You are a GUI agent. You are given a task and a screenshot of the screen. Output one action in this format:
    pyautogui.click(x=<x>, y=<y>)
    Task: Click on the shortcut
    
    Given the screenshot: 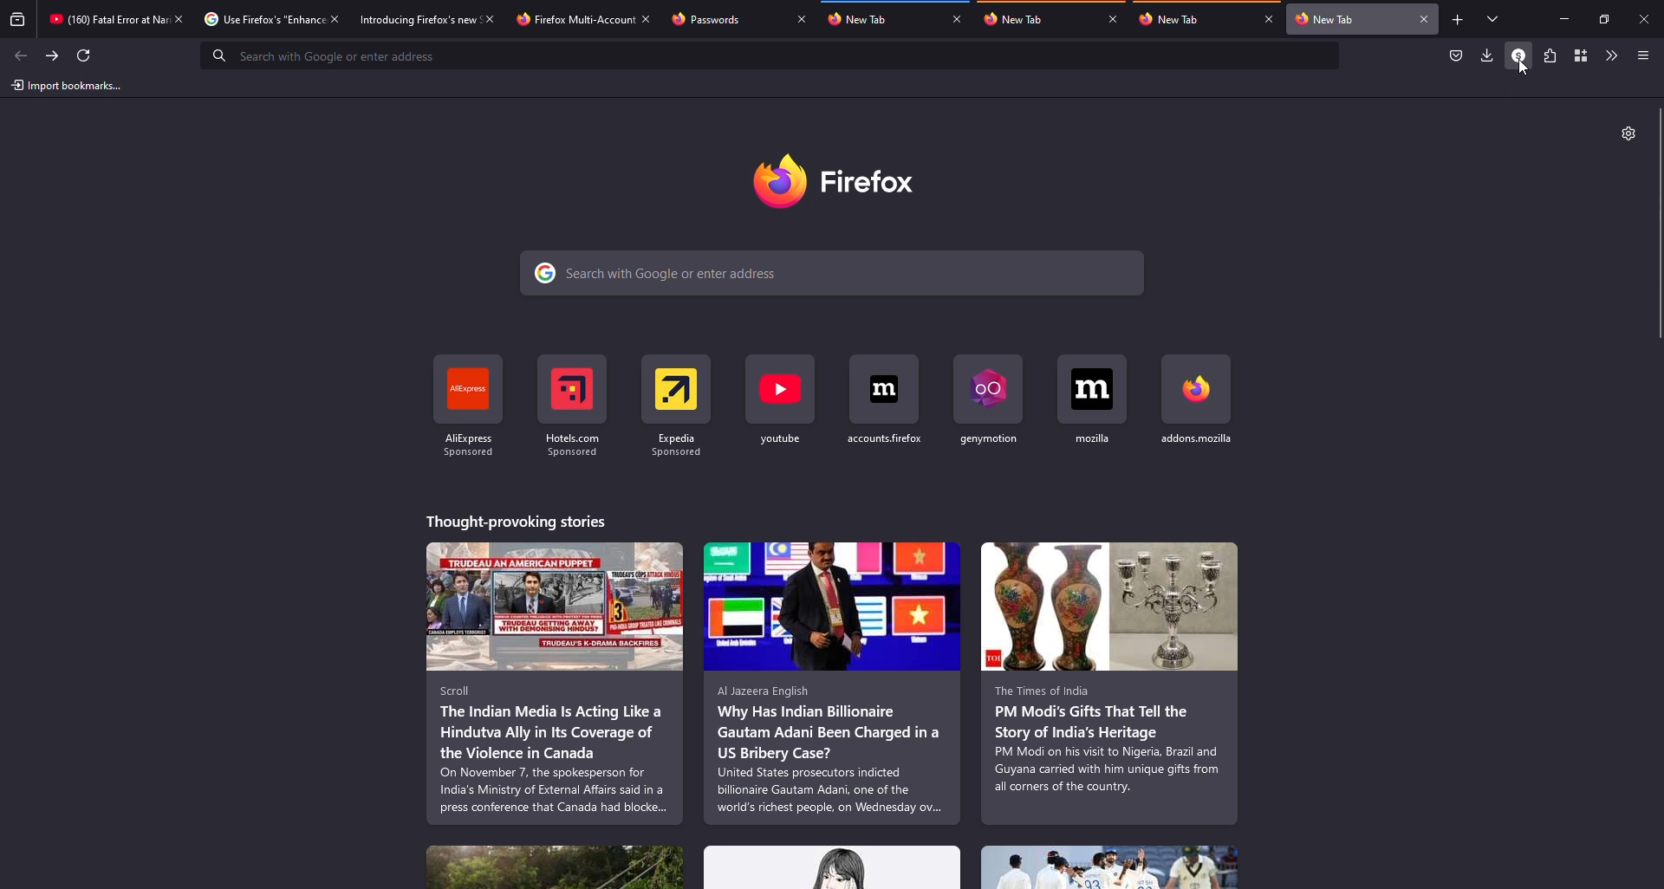 What is the action you would take?
    pyautogui.click(x=1199, y=400)
    